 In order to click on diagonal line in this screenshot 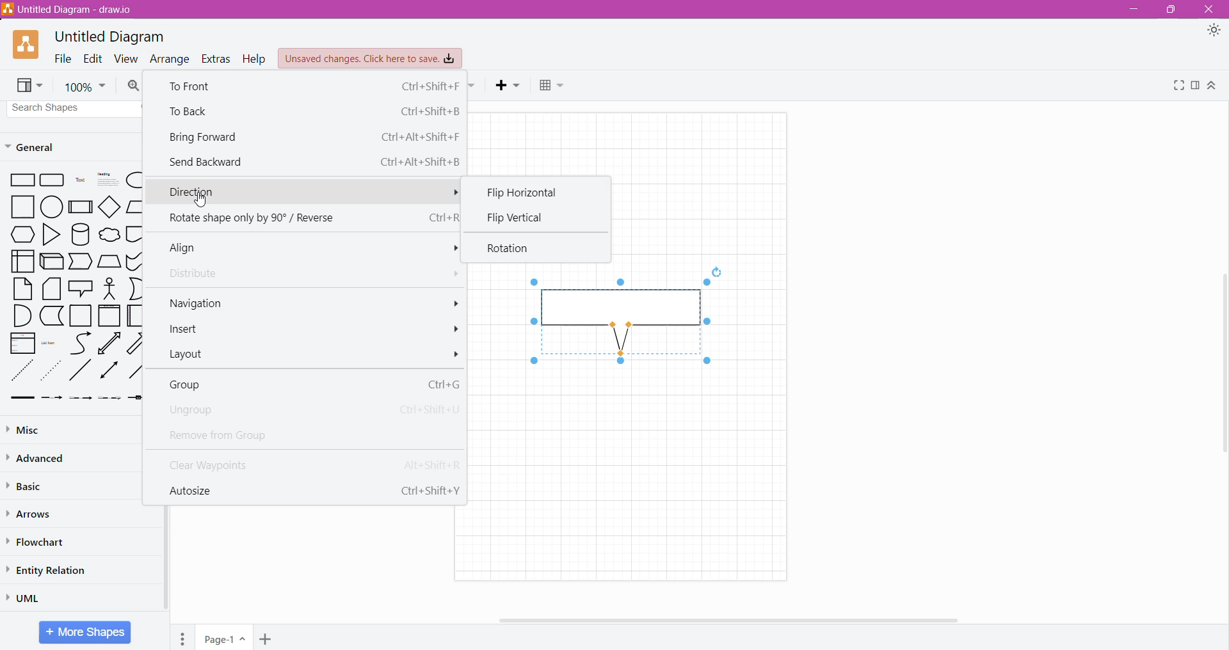, I will do `click(81, 371)`.